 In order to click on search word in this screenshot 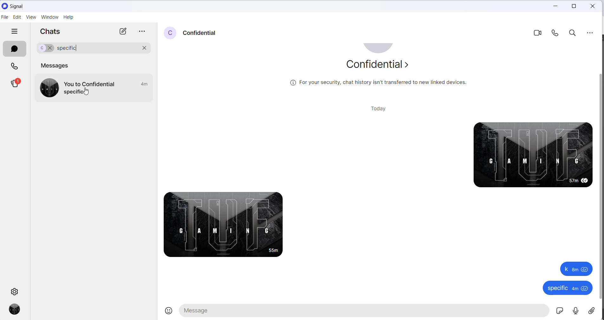, I will do `click(71, 49)`.